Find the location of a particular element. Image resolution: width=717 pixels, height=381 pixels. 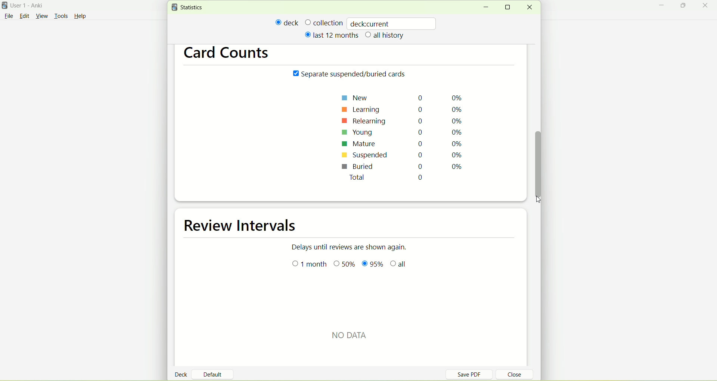

close is located at coordinates (529, 7).